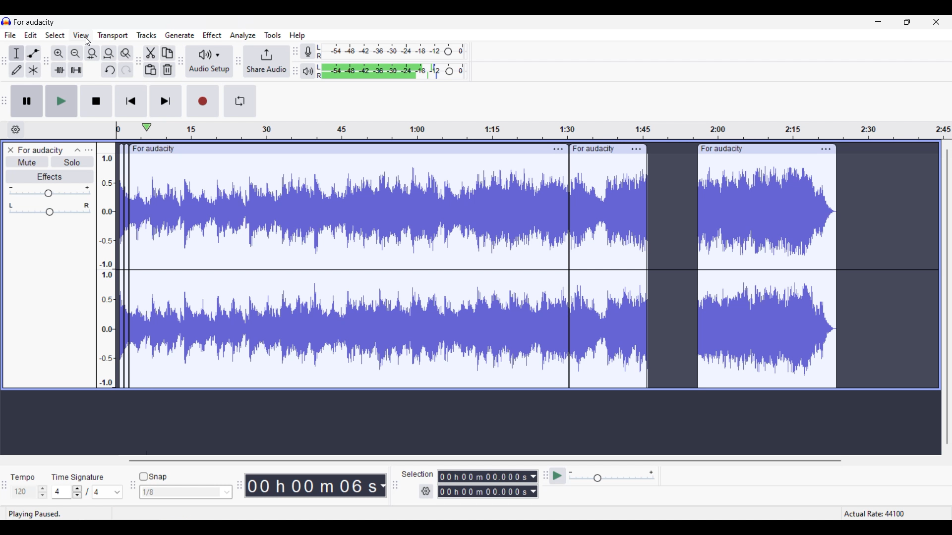 This screenshot has height=535, width=952. What do you see at coordinates (535, 484) in the screenshot?
I see `Duration measurement` at bounding box center [535, 484].